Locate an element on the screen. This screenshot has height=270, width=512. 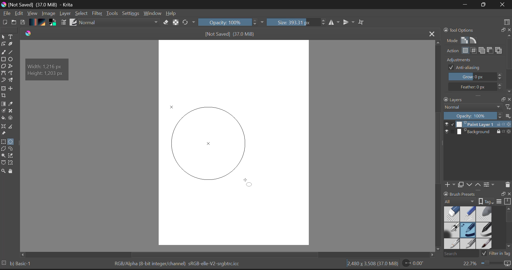
Transform Layers is located at coordinates (4, 88).